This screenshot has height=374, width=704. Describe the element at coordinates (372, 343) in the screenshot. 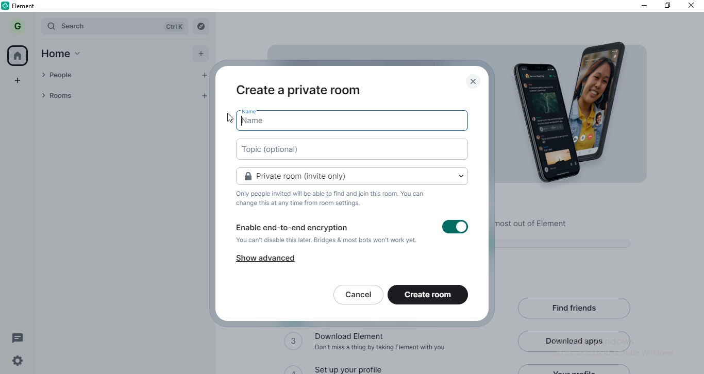

I see `download elements` at that location.